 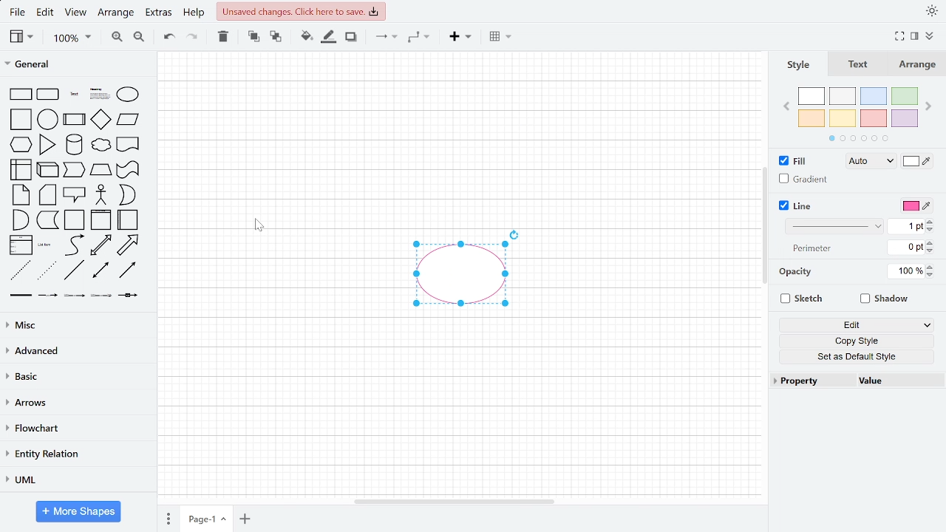 I want to click on link, so click(x=21, y=296).